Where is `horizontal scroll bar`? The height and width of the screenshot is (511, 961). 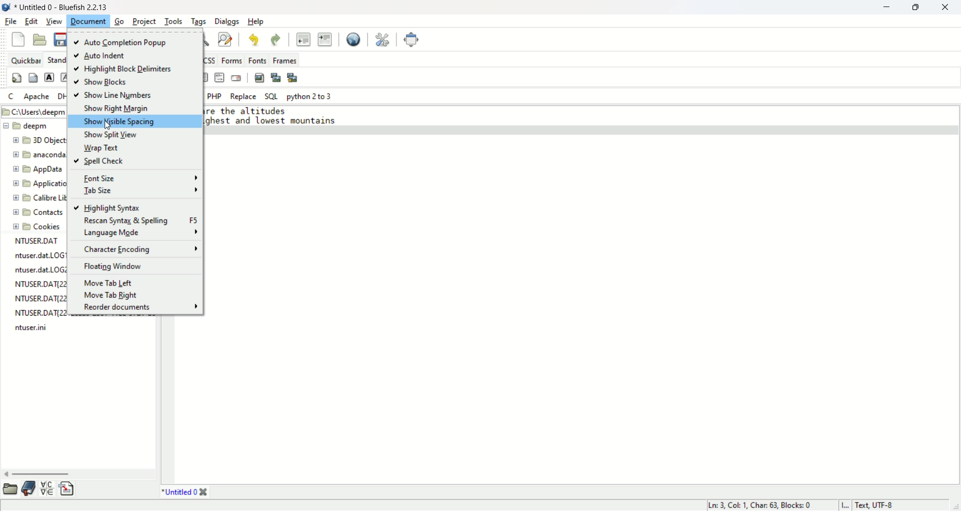
horizontal scroll bar is located at coordinates (77, 473).